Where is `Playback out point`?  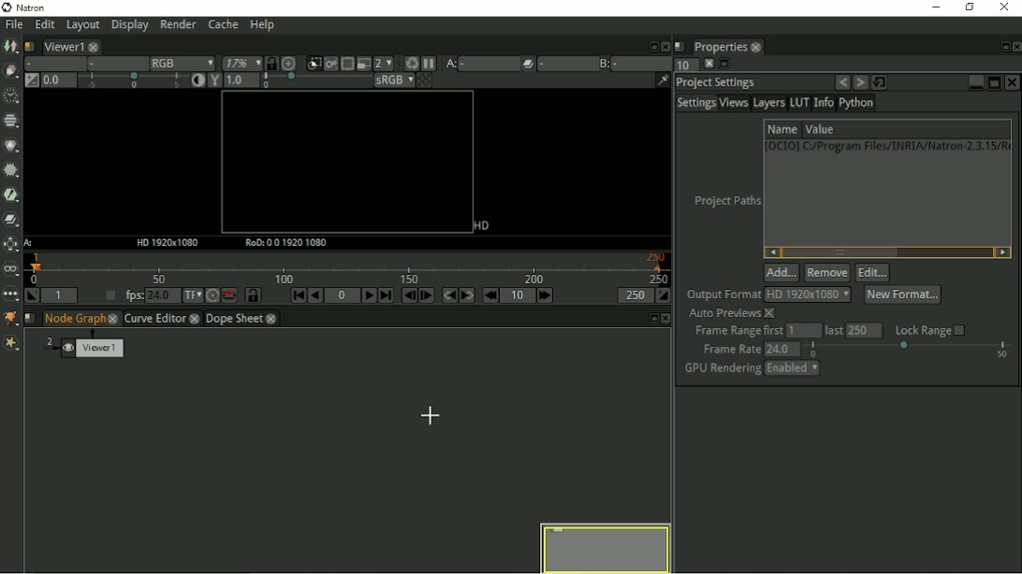
Playback out point is located at coordinates (636, 295).